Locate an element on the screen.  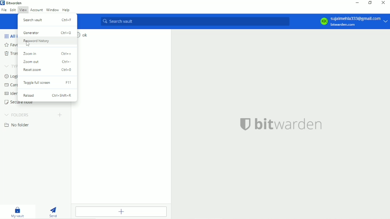
Toggle full screen is located at coordinates (47, 83).